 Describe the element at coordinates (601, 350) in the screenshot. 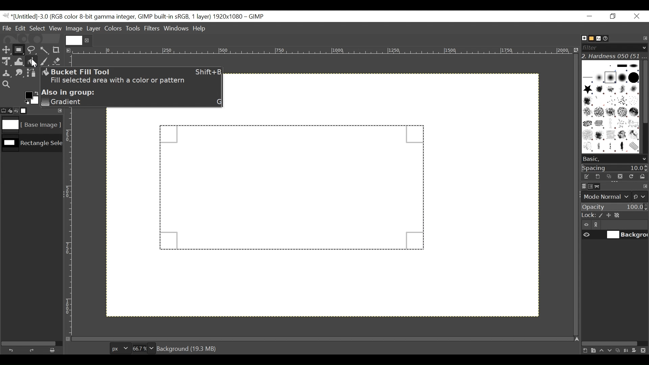

I see `Raise the layer` at that location.